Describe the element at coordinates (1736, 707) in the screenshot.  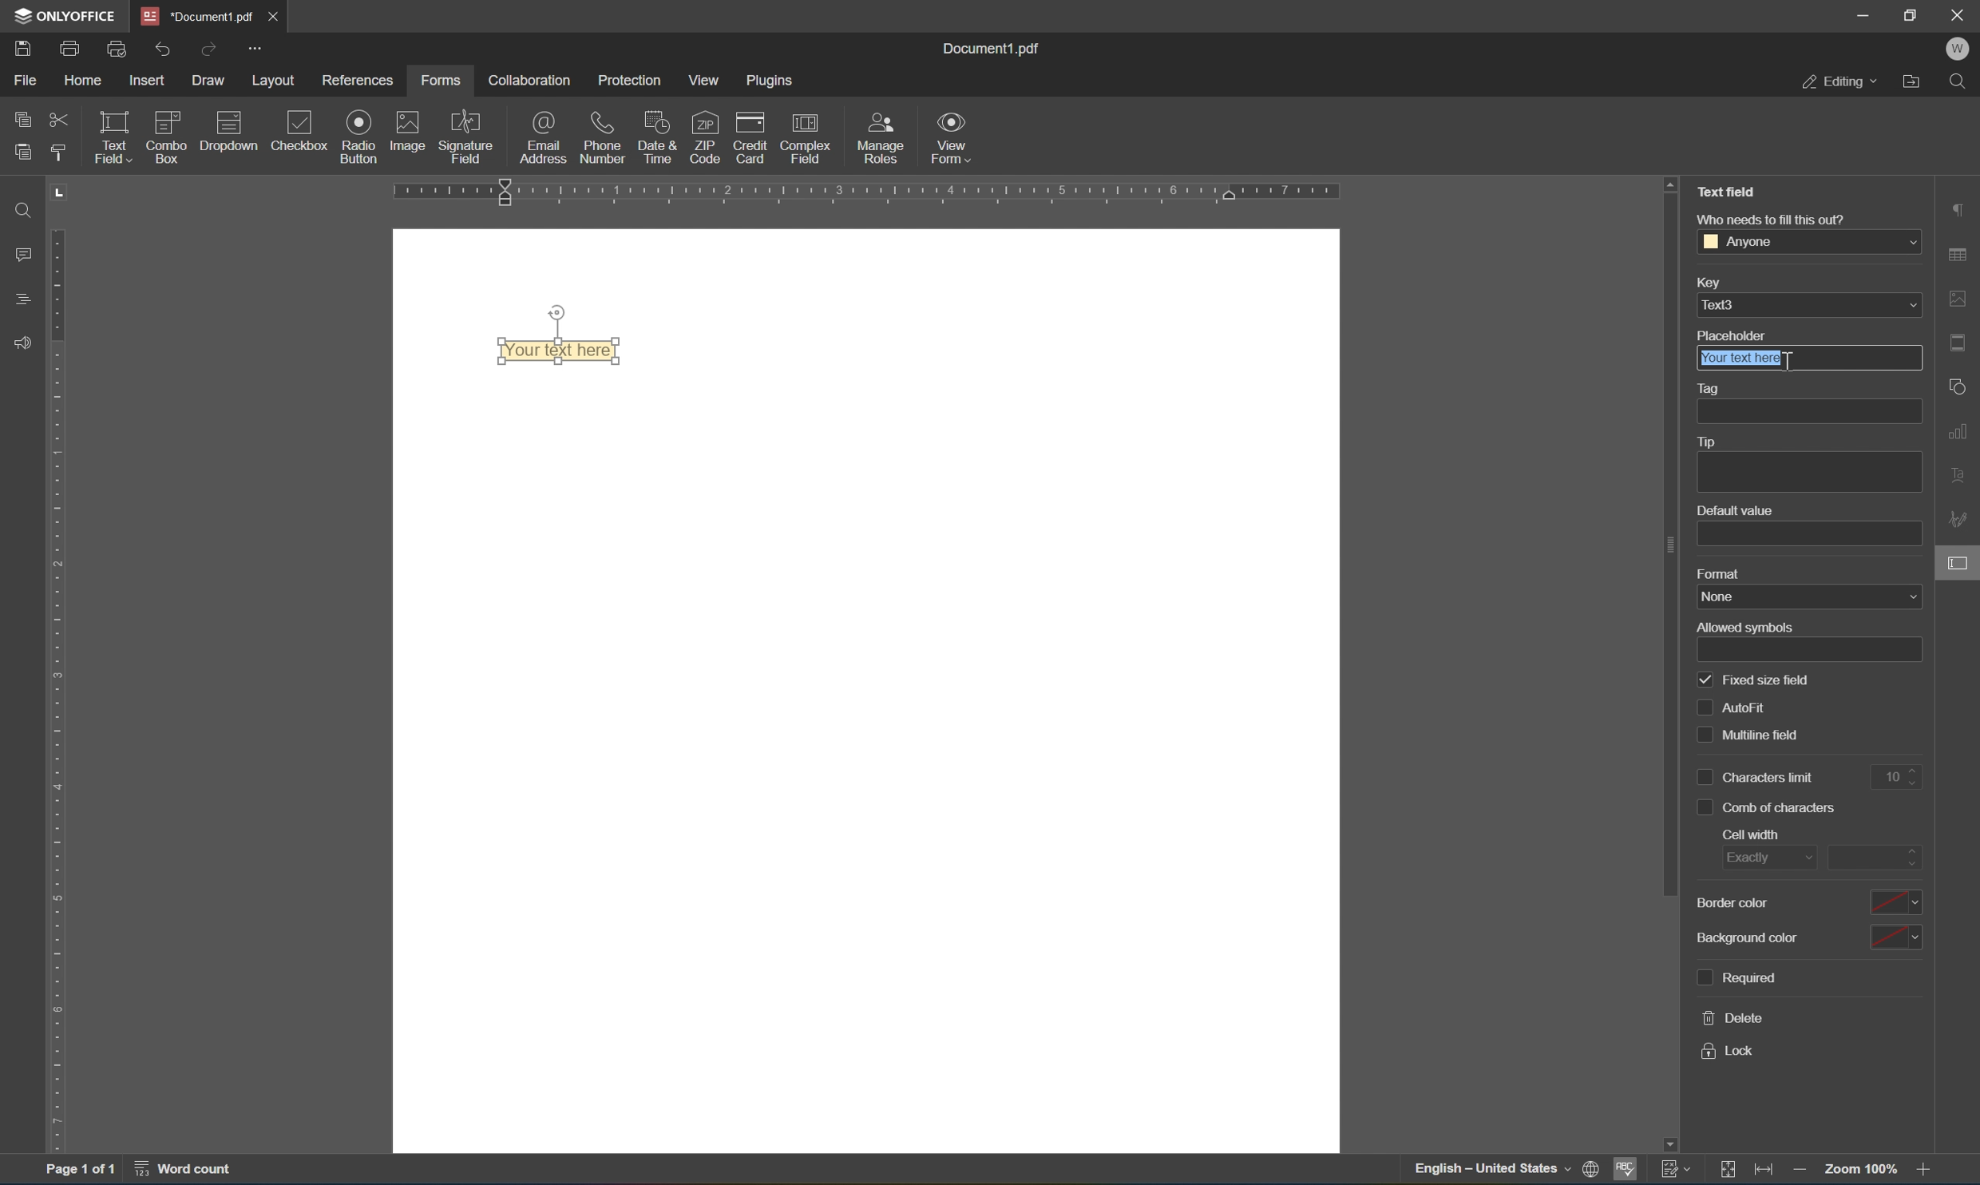
I see `auto fill` at that location.